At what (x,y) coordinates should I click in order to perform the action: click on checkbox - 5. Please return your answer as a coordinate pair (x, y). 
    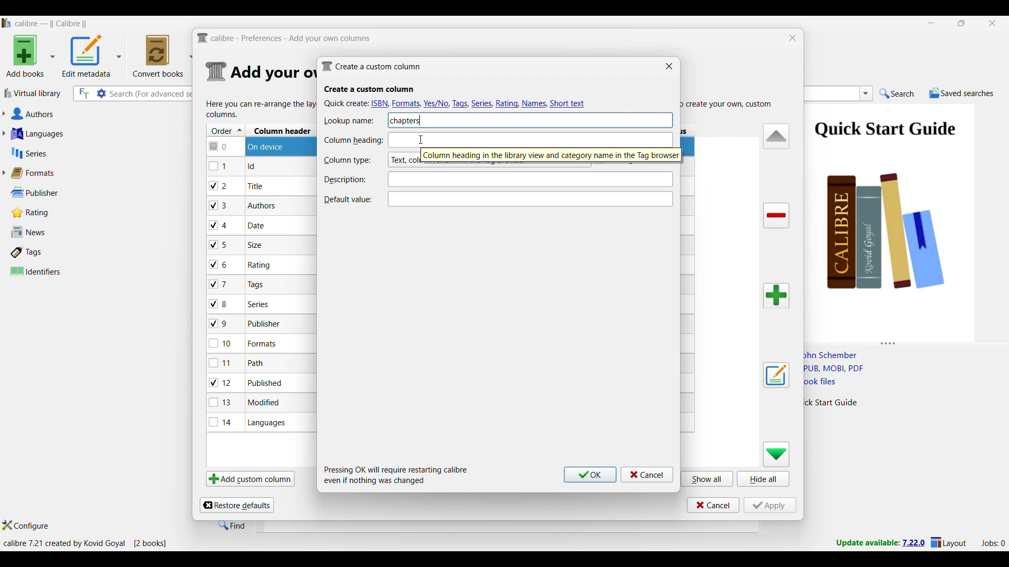
    Looking at the image, I should click on (222, 244).